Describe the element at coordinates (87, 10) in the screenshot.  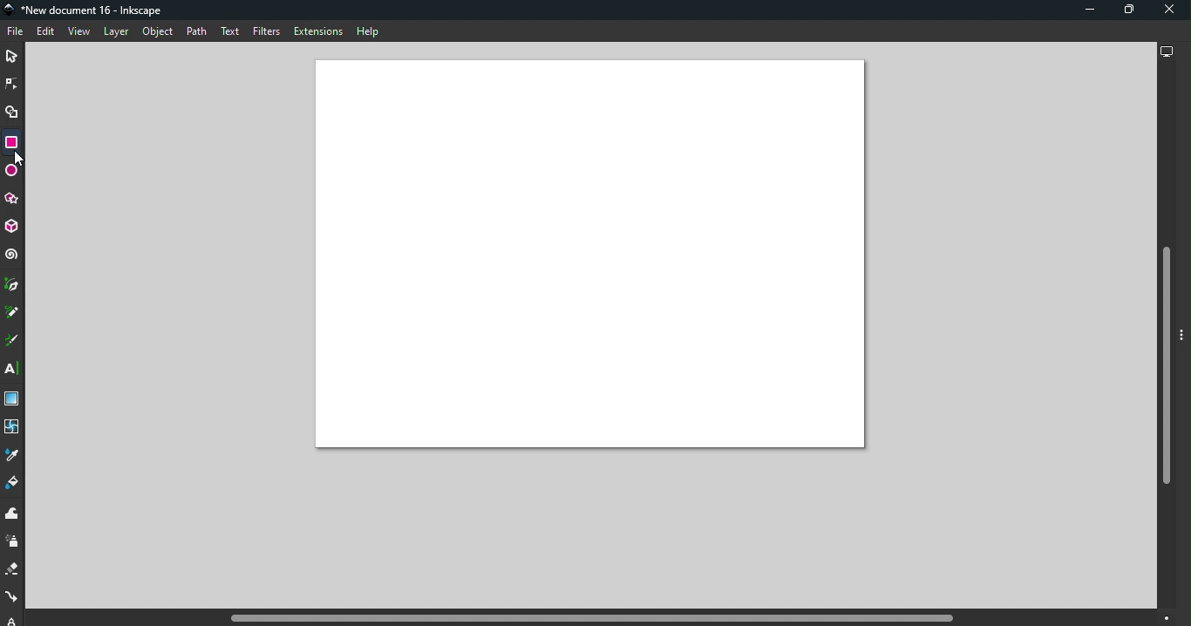
I see `Document name` at that location.